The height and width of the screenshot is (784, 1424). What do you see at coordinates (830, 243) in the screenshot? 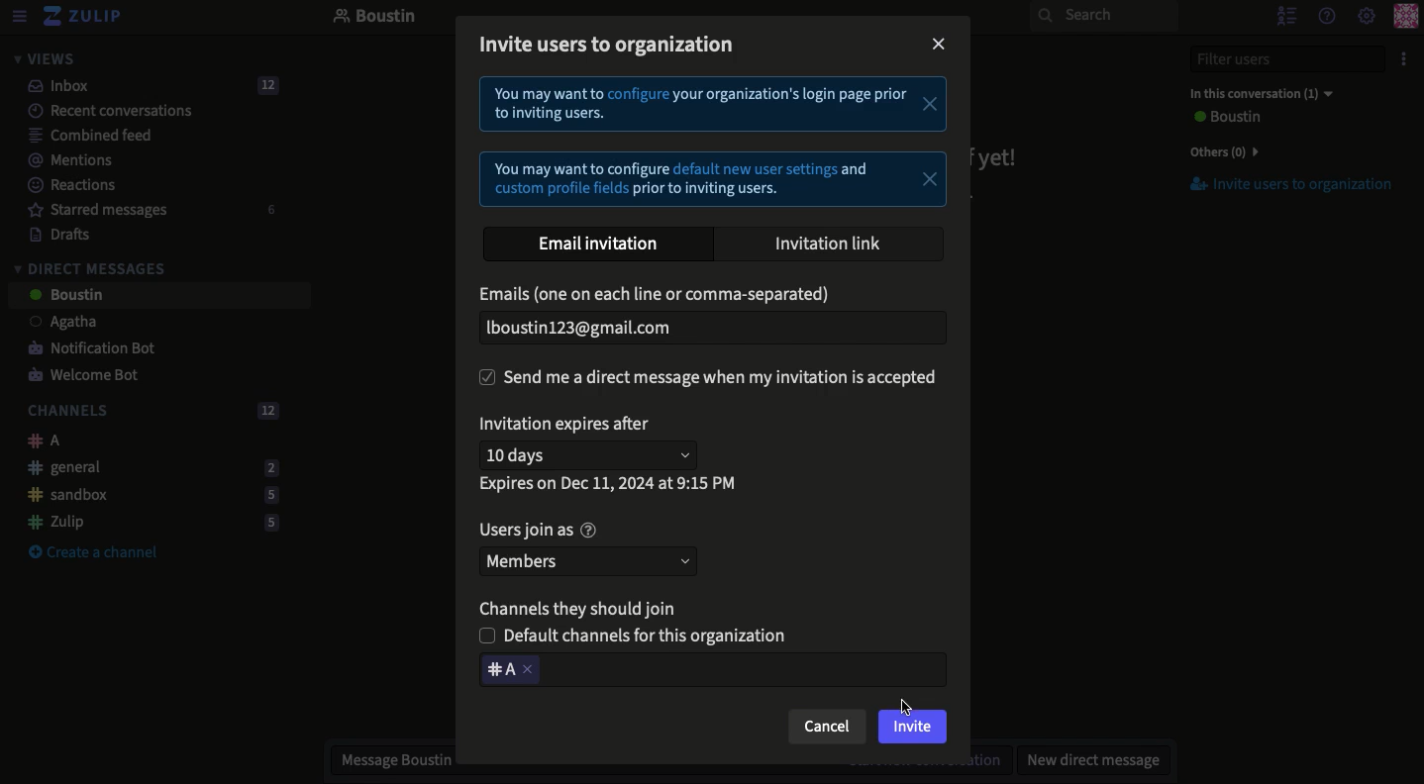
I see `Invitation link` at bounding box center [830, 243].